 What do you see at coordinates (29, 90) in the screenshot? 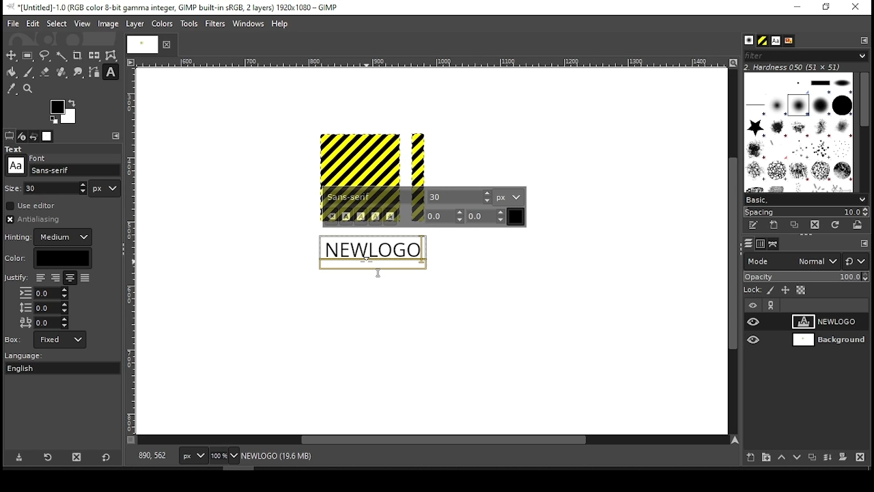
I see `zoom tool` at bounding box center [29, 90].